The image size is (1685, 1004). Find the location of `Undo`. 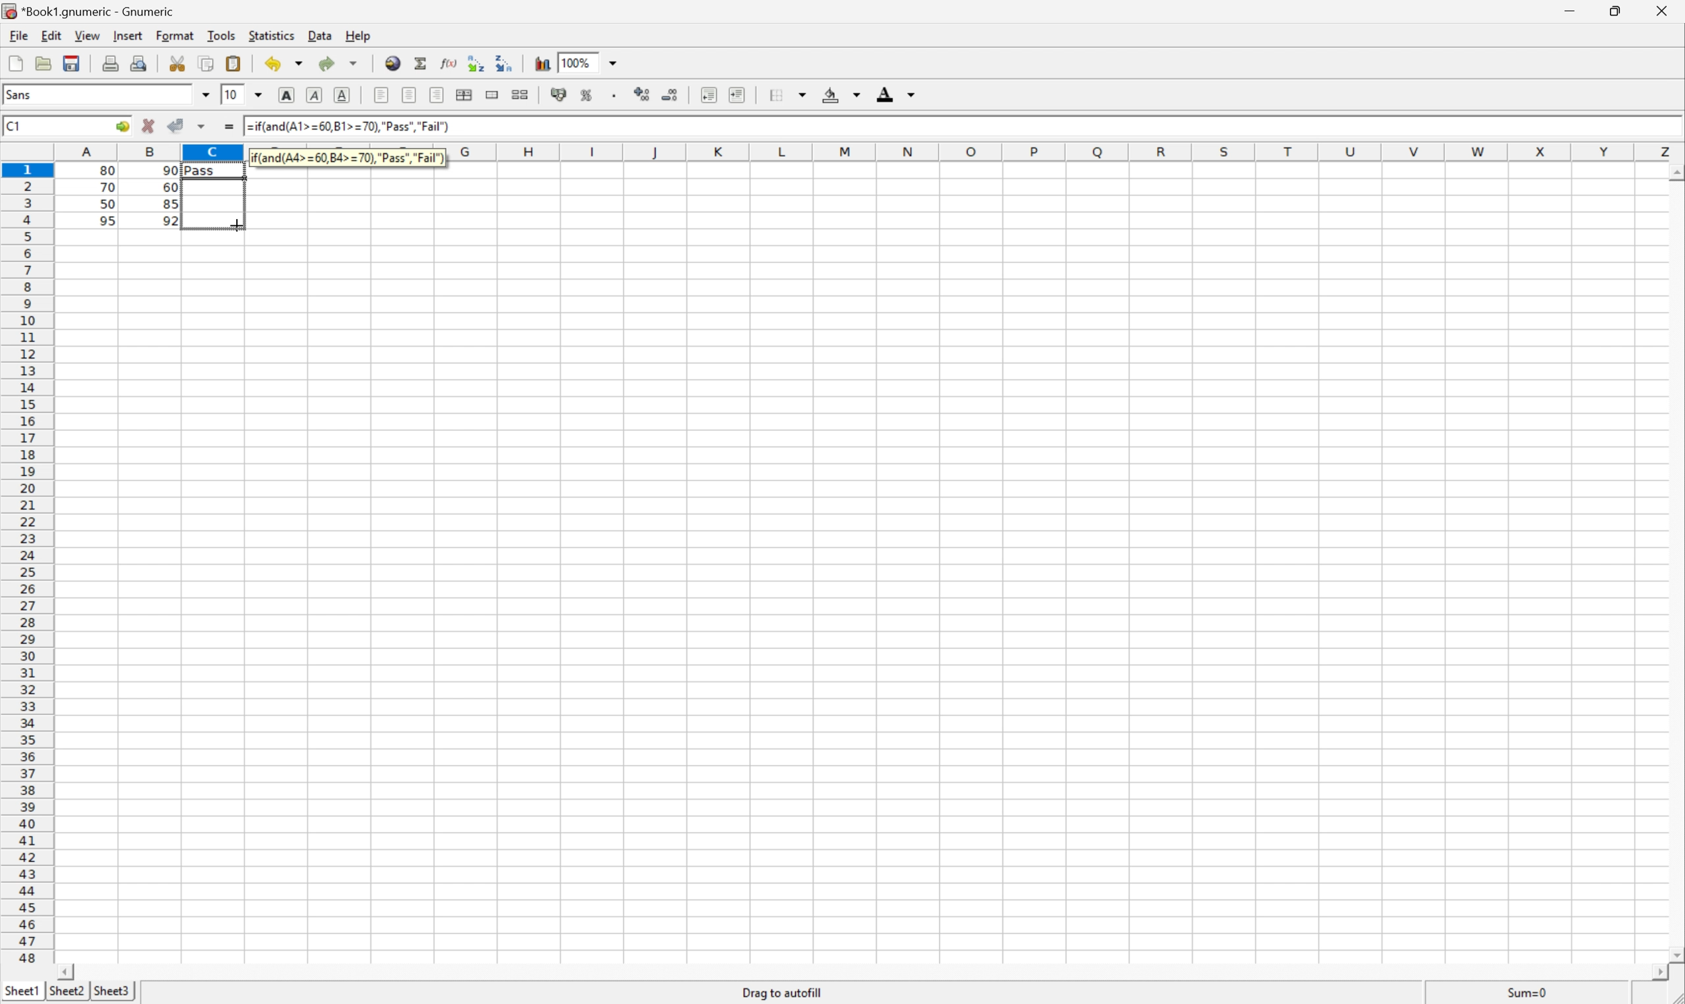

Undo is located at coordinates (273, 64).